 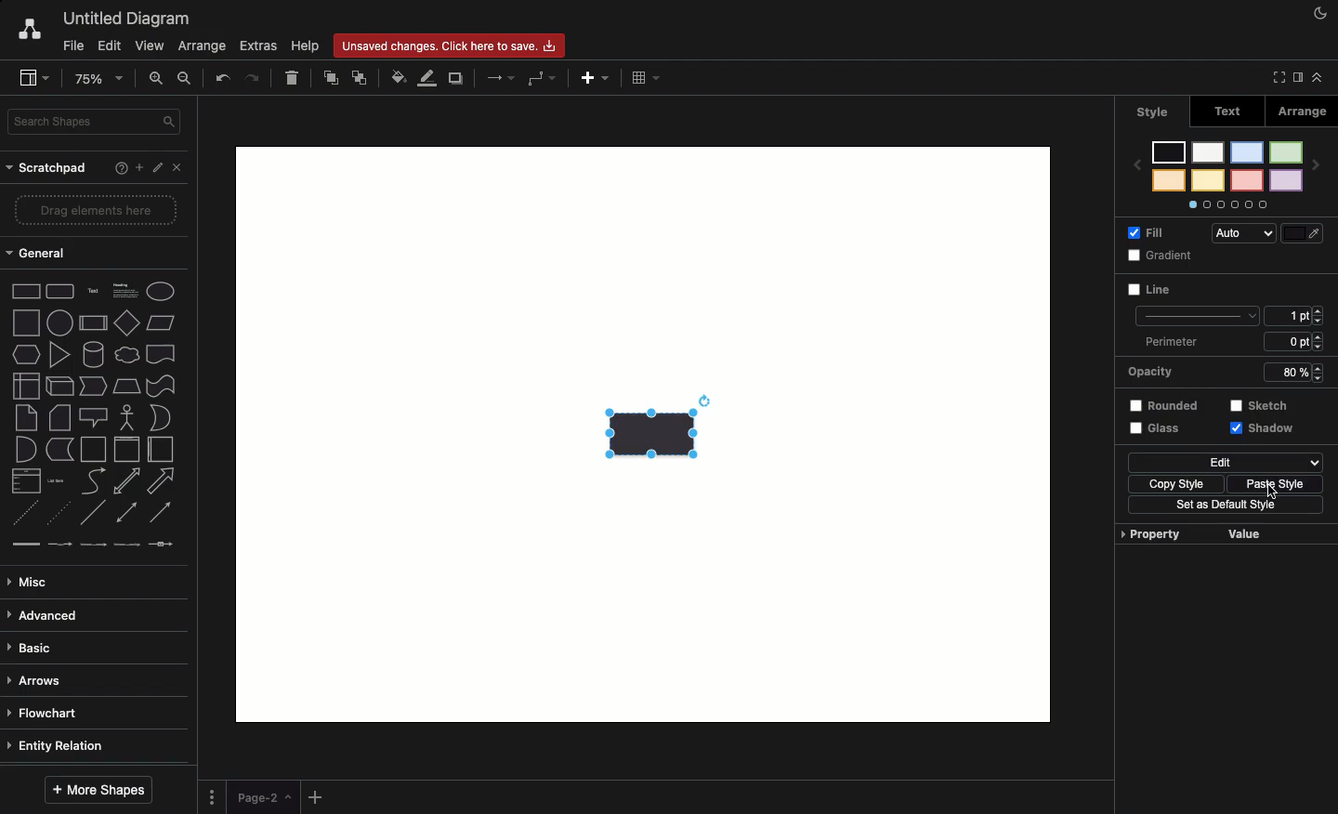 What do you see at coordinates (129, 417) in the screenshot?
I see `actor` at bounding box center [129, 417].